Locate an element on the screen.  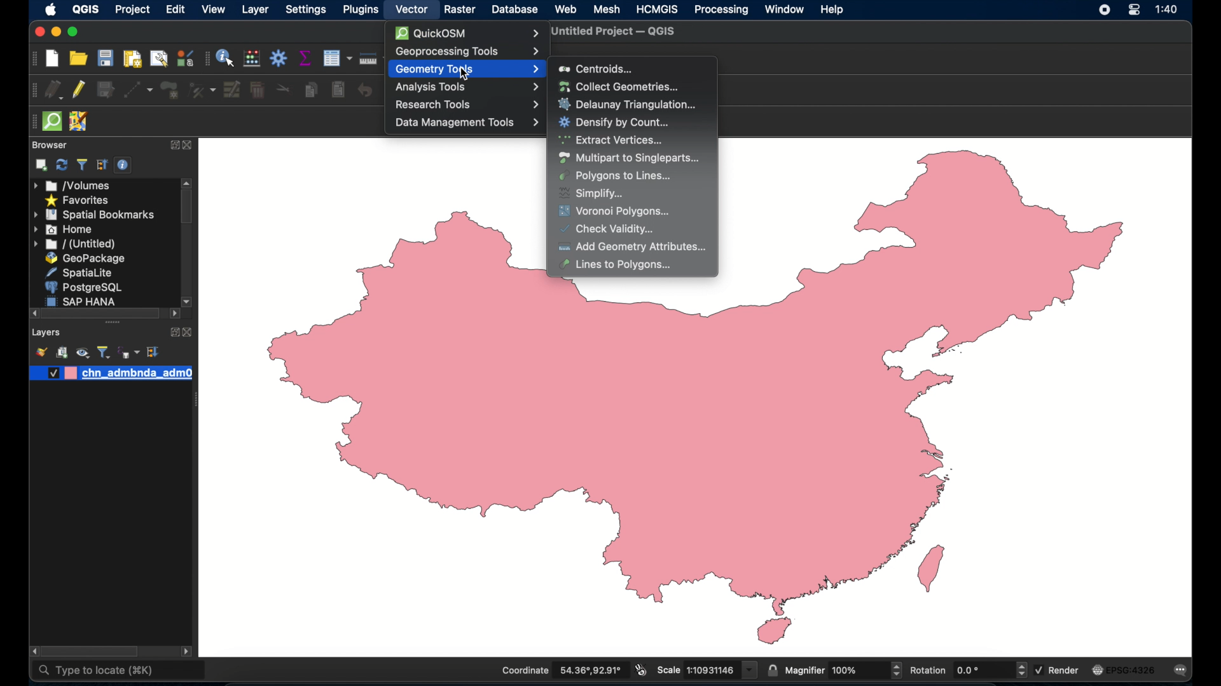
time is located at coordinates (1169, 10).